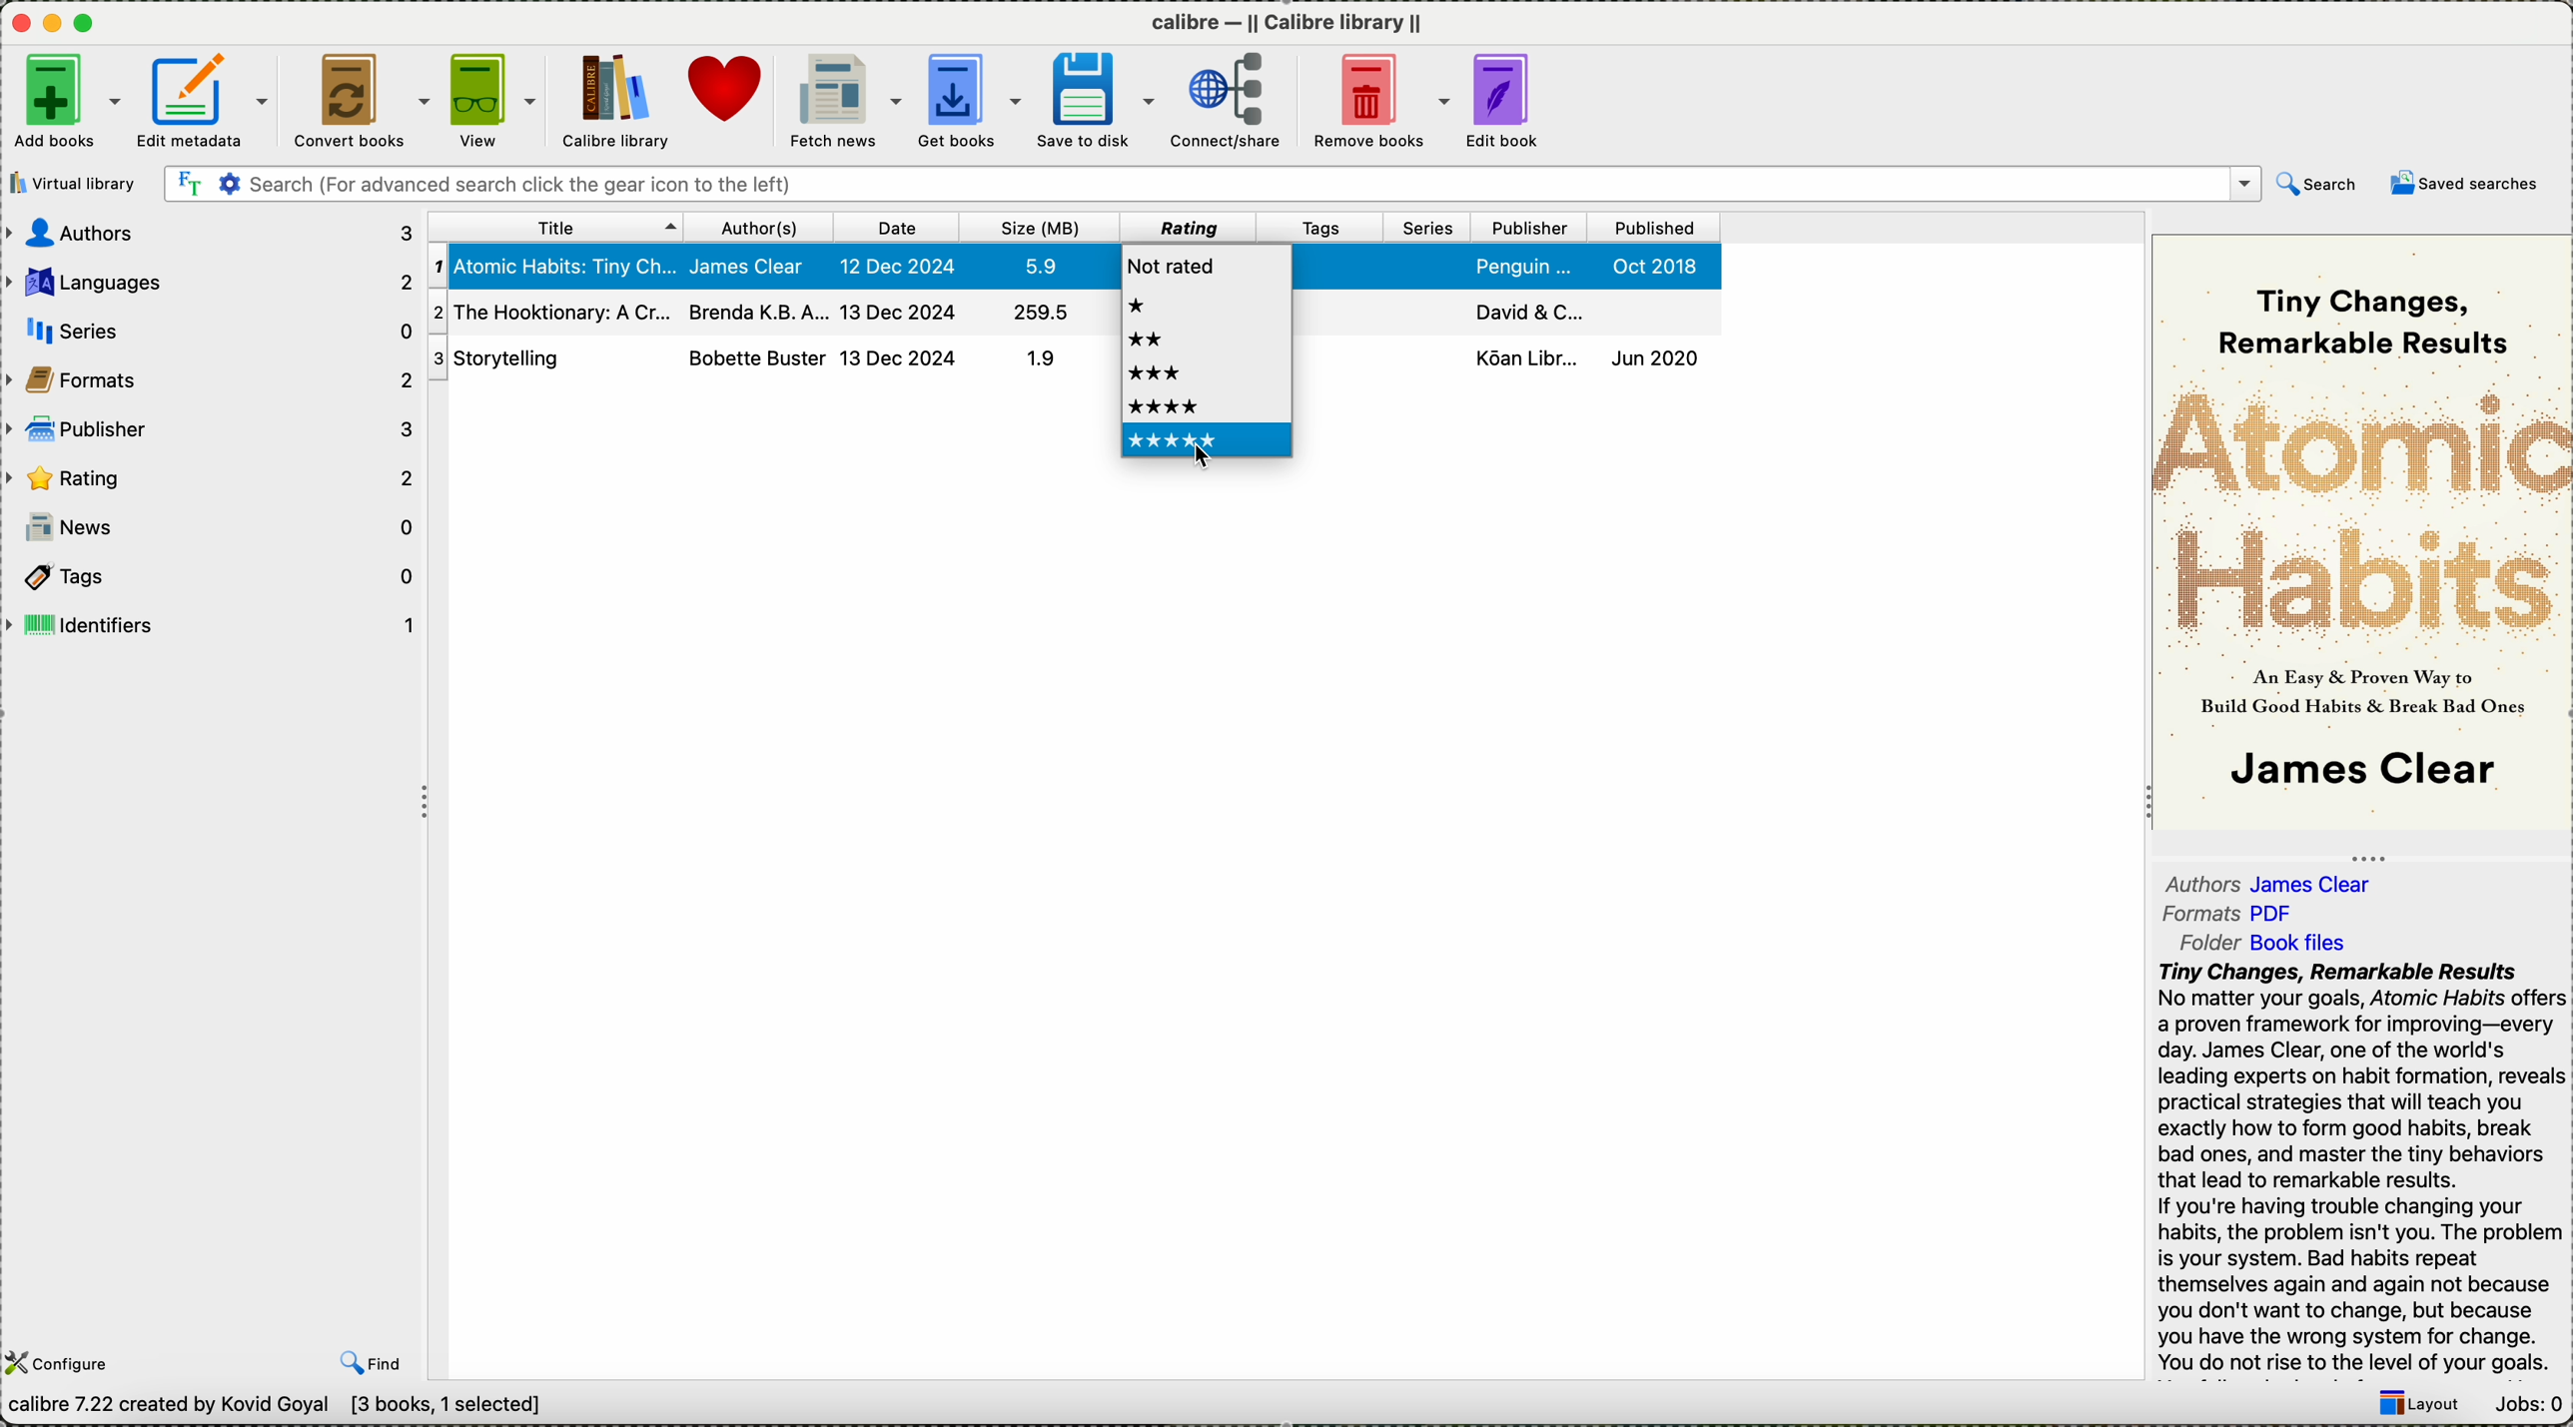 This screenshot has height=1427, width=2573. What do you see at coordinates (971, 101) in the screenshot?
I see `get books` at bounding box center [971, 101].